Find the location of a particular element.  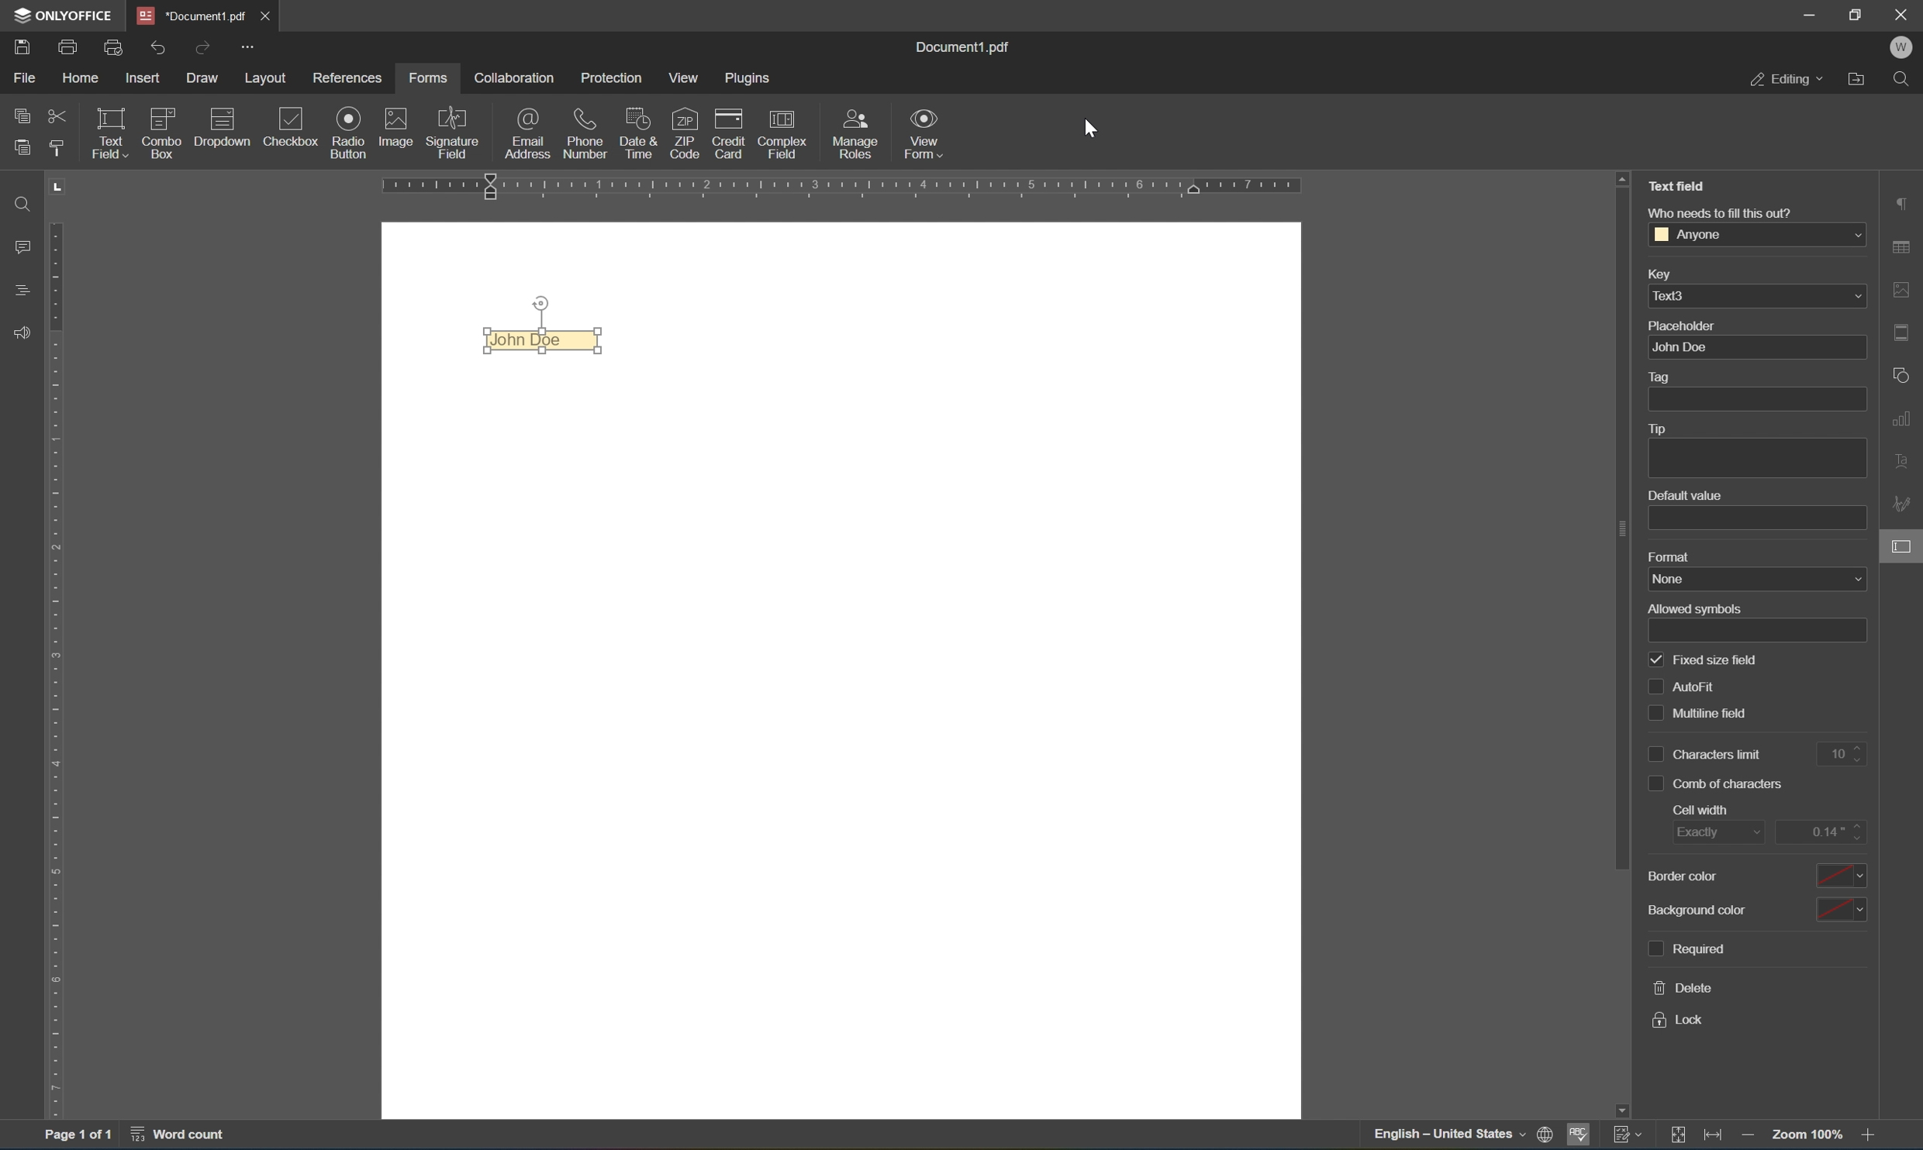

placeholder is located at coordinates (1724, 322).